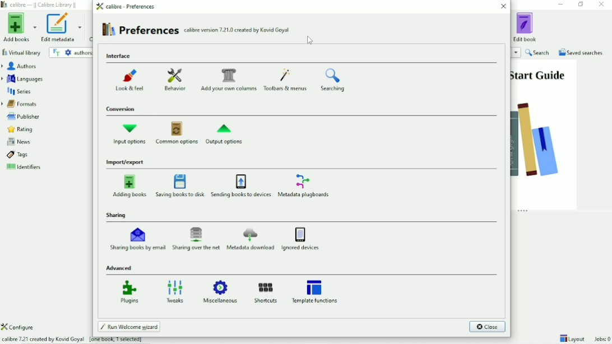  I want to click on Identifiers, so click(43, 168).